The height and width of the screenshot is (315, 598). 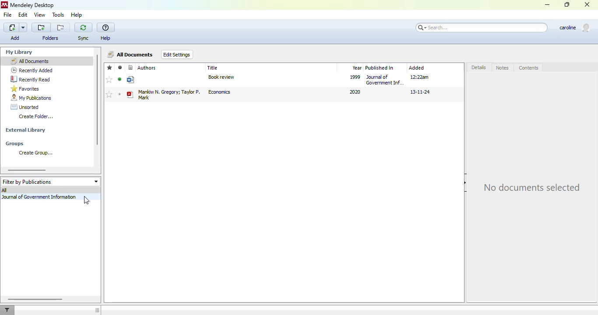 What do you see at coordinates (147, 68) in the screenshot?
I see `authors` at bounding box center [147, 68].